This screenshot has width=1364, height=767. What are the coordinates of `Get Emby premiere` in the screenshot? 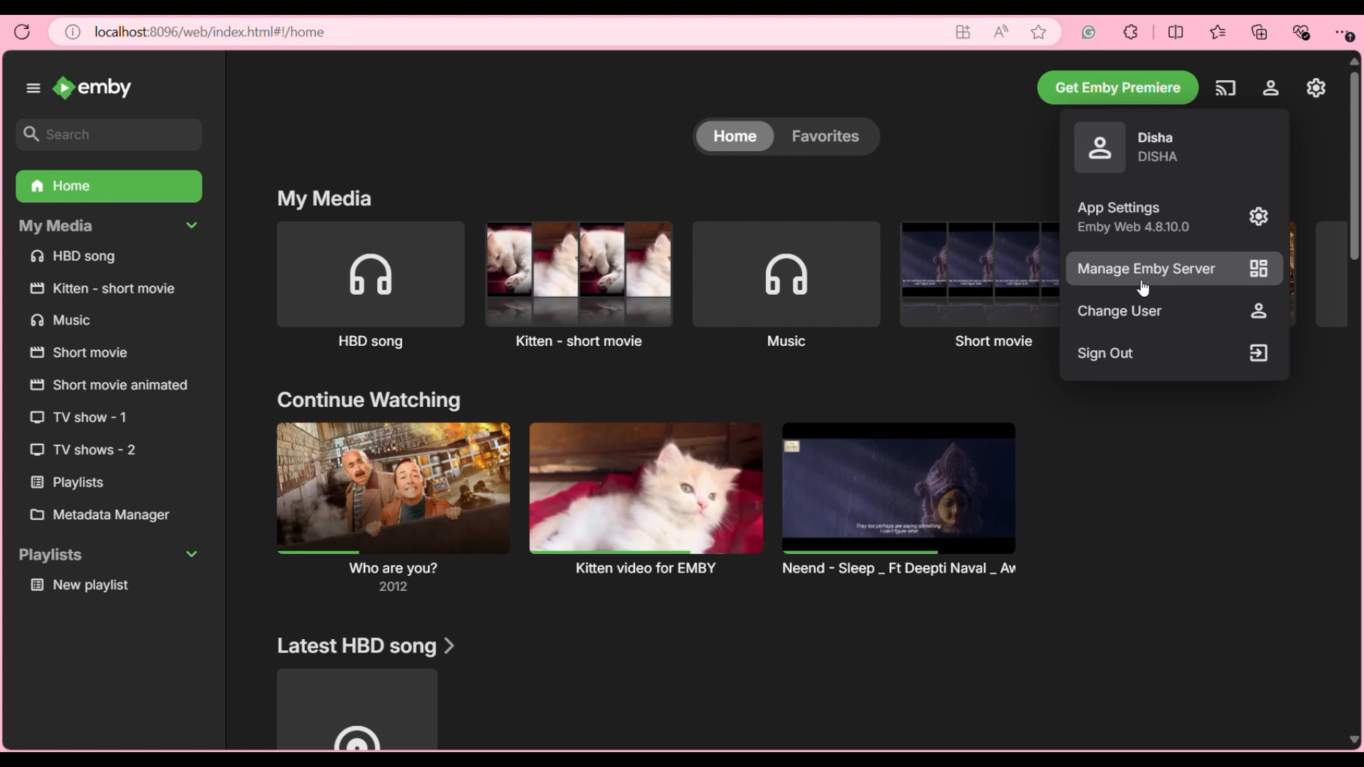 It's located at (1117, 87).